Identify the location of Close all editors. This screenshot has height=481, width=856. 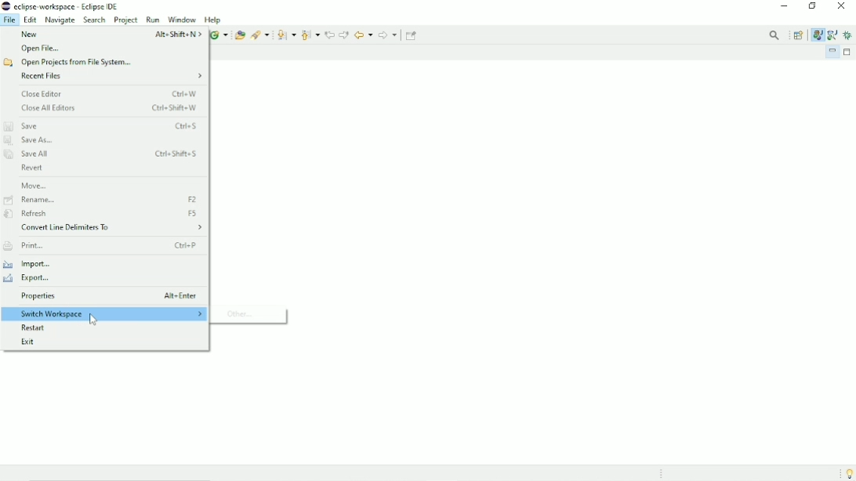
(111, 109).